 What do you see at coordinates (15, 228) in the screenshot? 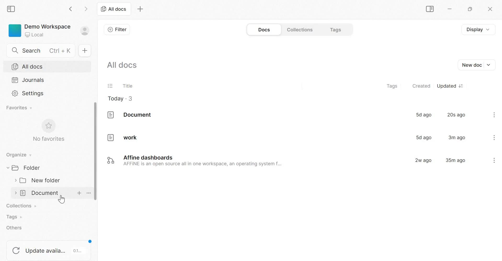
I see `others` at bounding box center [15, 228].